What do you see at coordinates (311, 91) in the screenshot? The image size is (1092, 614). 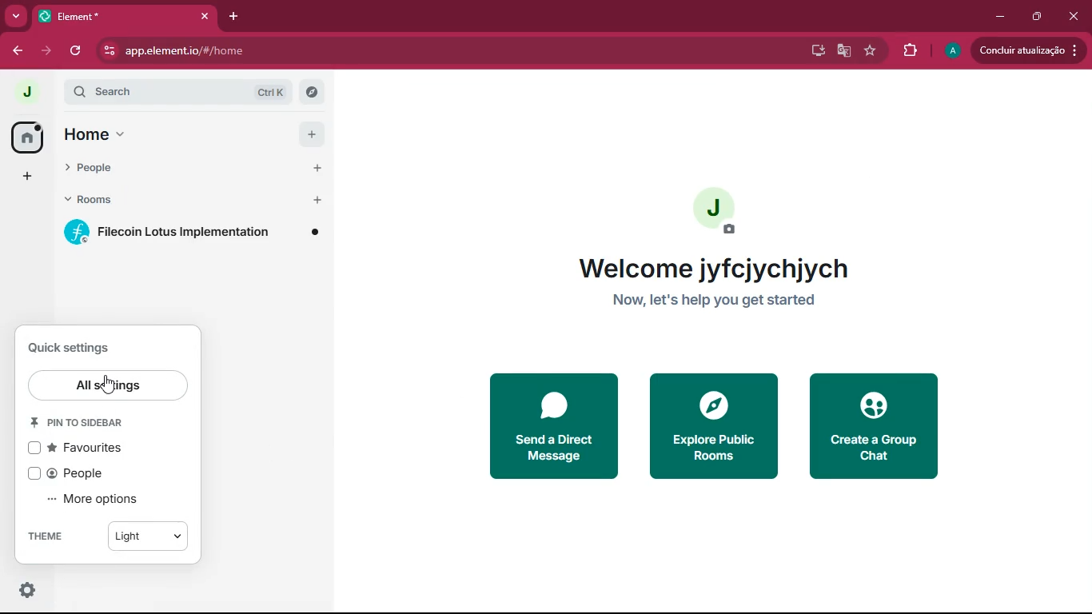 I see `explore room` at bounding box center [311, 91].